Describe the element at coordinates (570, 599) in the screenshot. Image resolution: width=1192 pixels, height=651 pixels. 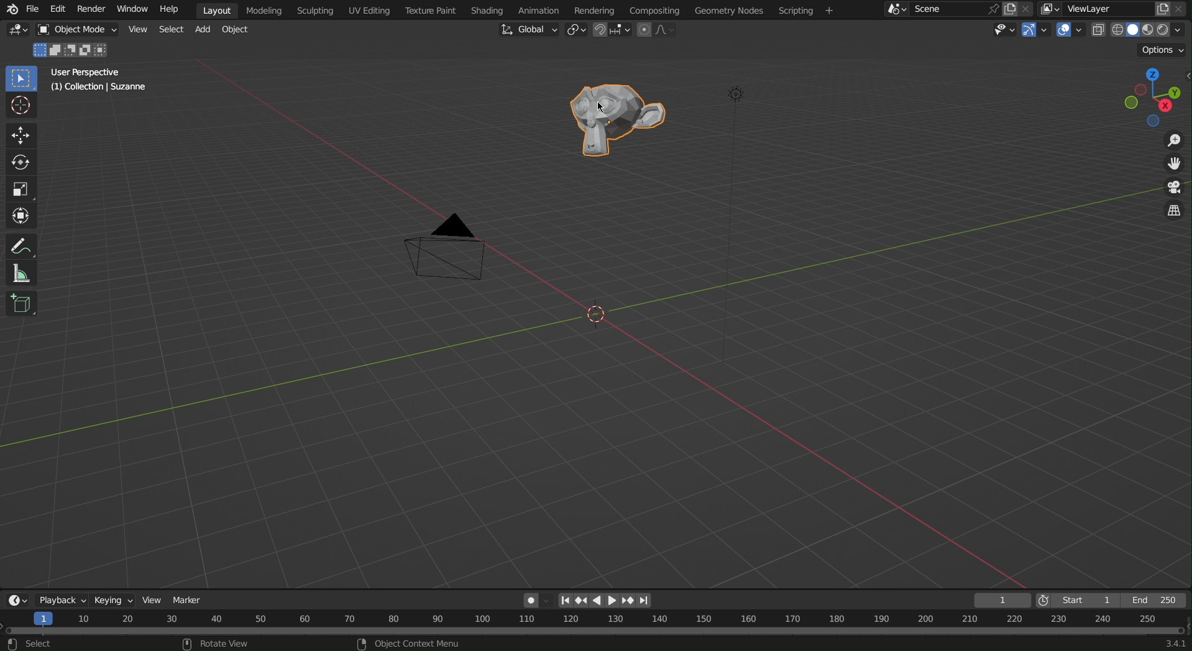
I see `first` at that location.